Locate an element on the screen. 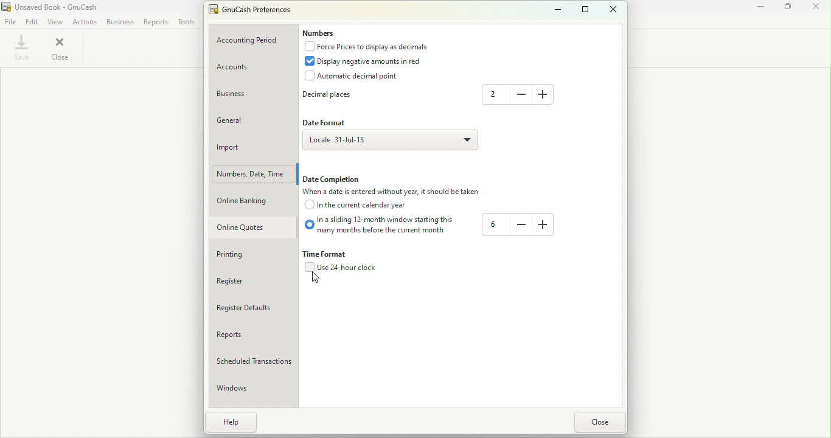 The height and width of the screenshot is (438, 831). Save is located at coordinates (21, 47).